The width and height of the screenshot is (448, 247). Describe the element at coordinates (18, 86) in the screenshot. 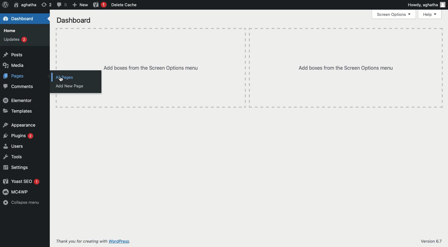

I see `Comments` at that location.